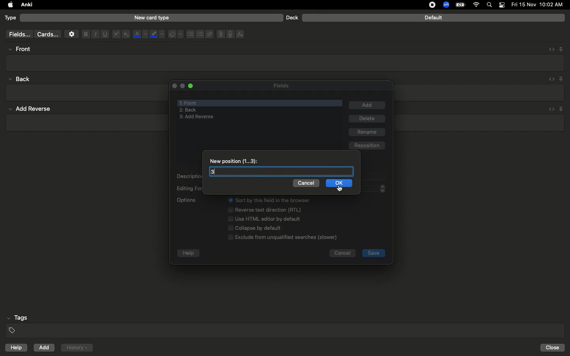 The image size is (570, 356). What do you see at coordinates (540, 4) in the screenshot?
I see `date and time` at bounding box center [540, 4].